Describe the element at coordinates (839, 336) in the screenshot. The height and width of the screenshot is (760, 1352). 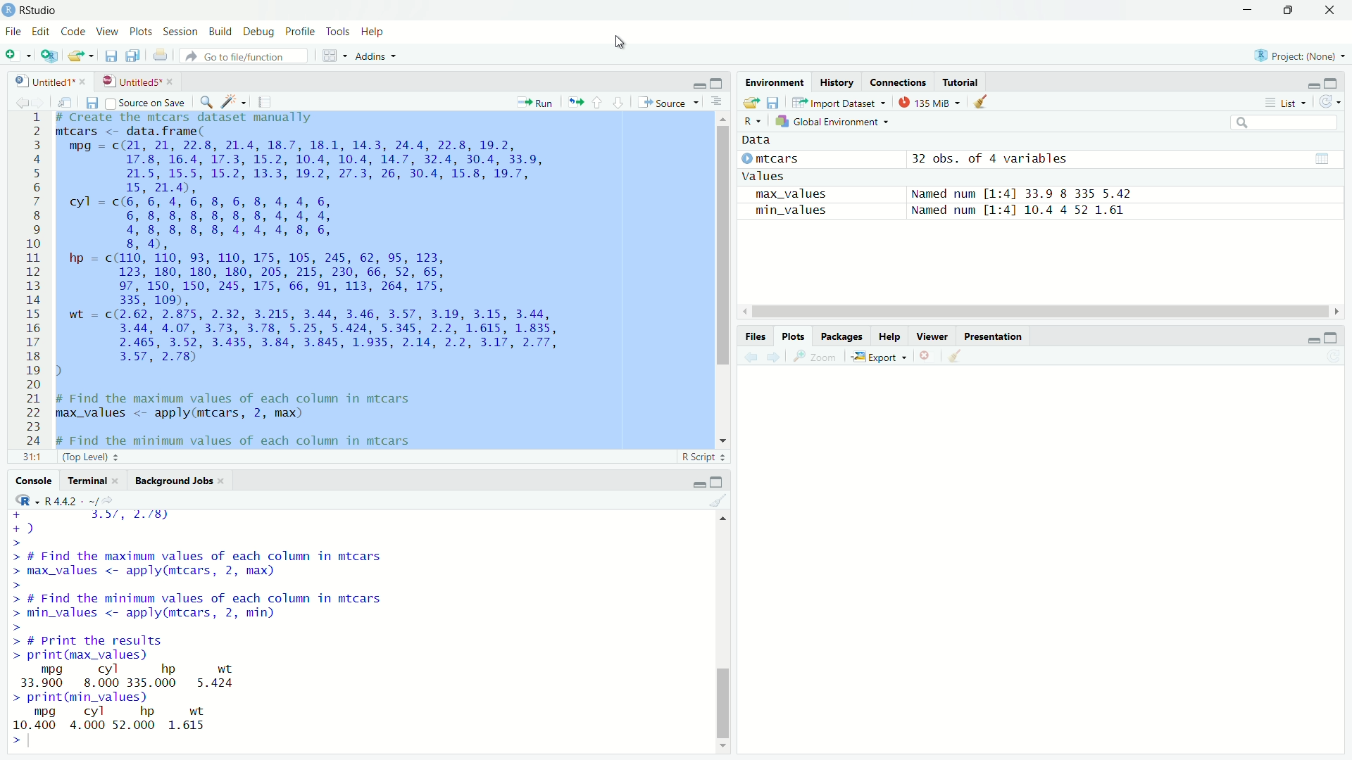
I see `Packages` at that location.